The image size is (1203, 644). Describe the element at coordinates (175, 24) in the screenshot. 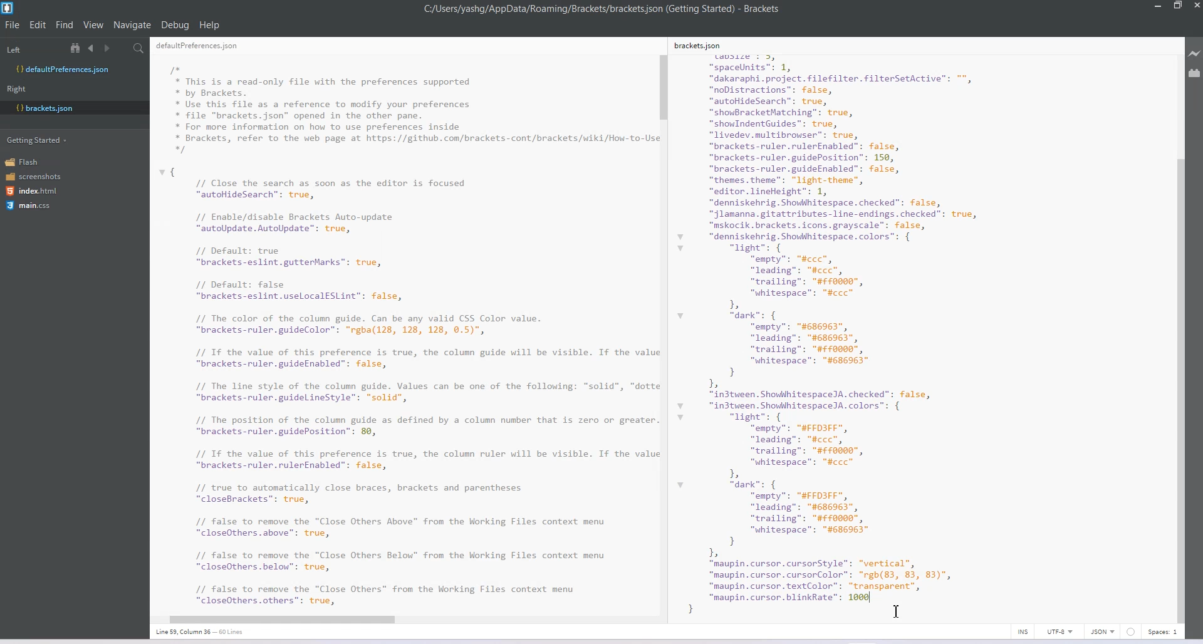

I see `Debug` at that location.